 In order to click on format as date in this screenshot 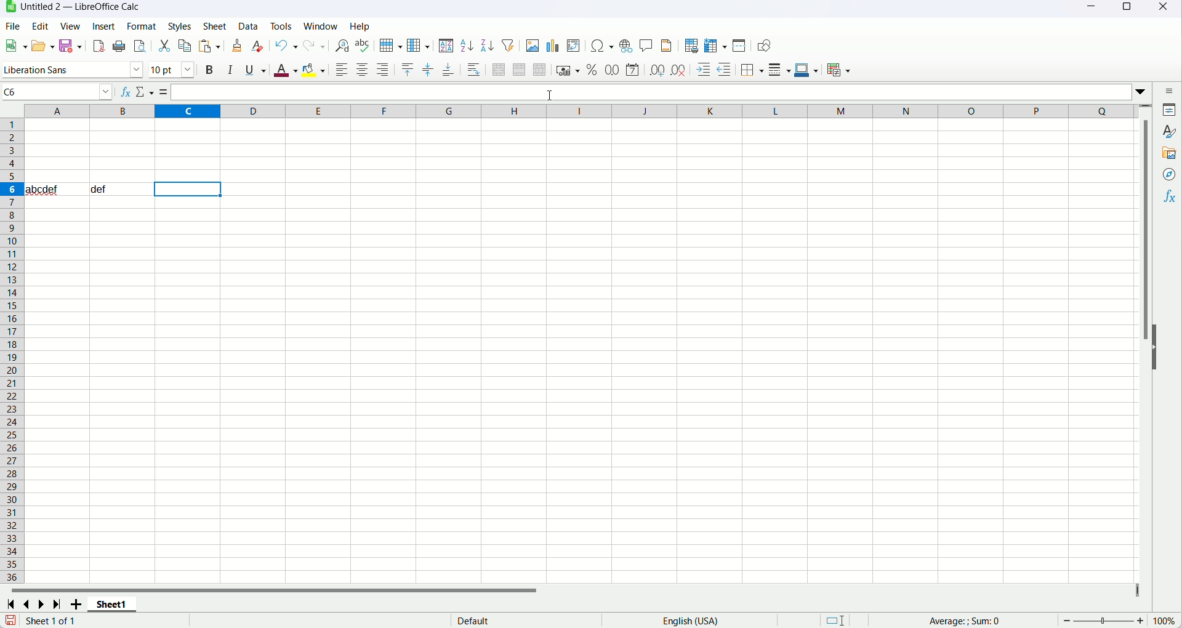, I will do `click(632, 69)`.